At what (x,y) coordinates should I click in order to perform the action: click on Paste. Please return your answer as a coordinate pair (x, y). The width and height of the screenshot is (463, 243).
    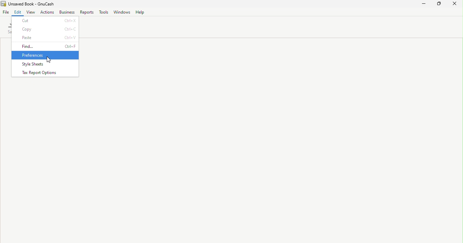
    Looking at the image, I should click on (45, 37).